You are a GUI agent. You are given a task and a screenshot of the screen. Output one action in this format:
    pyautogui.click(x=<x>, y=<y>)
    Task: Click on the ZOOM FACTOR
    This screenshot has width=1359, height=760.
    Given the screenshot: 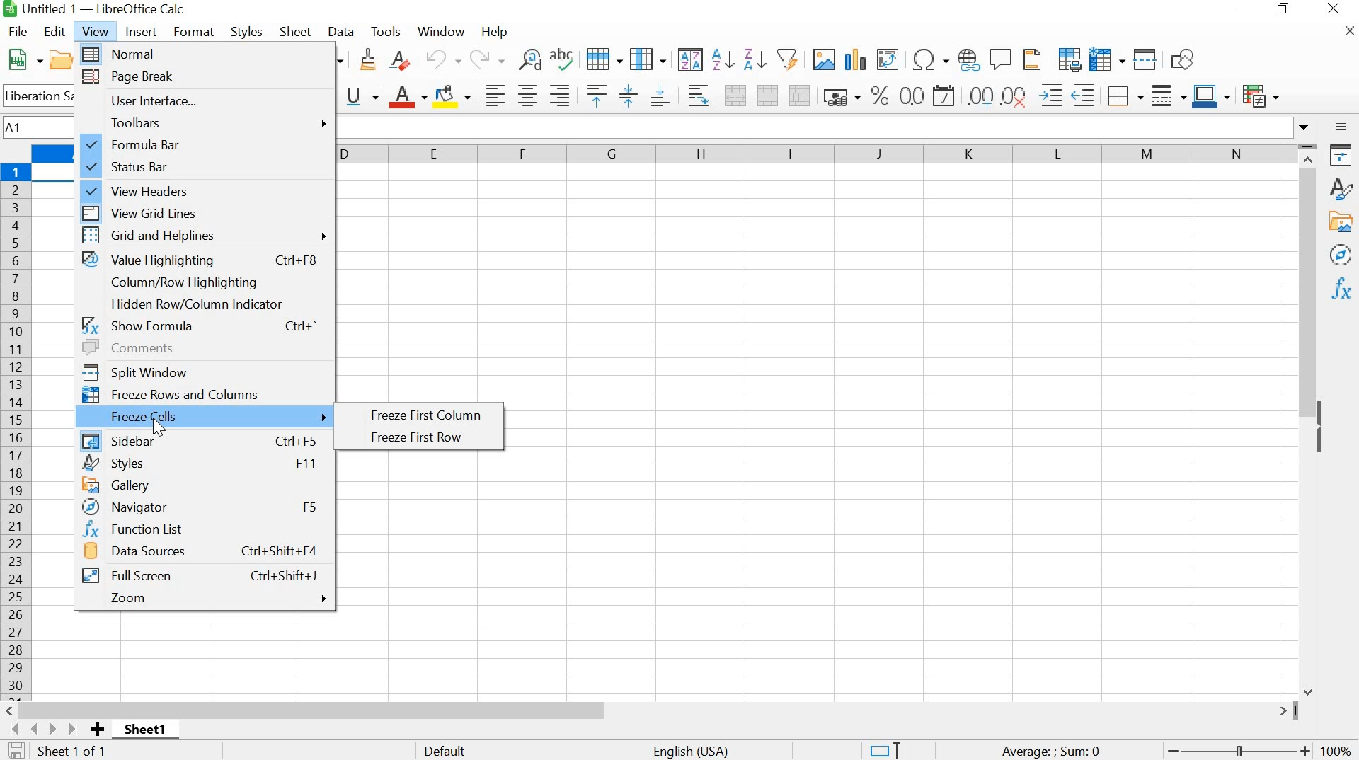 What is the action you would take?
    pyautogui.click(x=1338, y=742)
    